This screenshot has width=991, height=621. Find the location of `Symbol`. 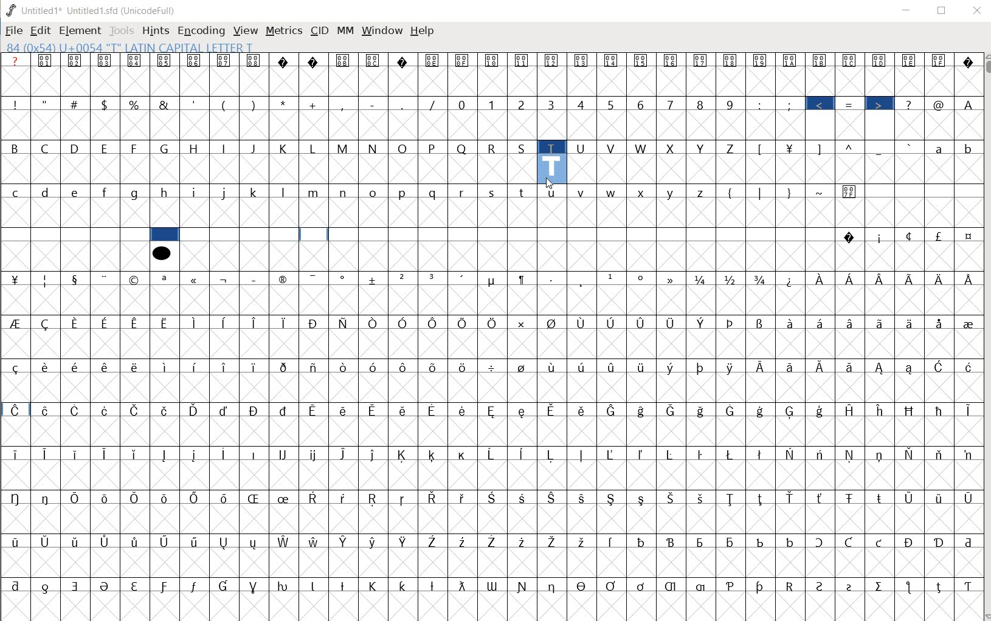

Symbol is located at coordinates (582, 410).